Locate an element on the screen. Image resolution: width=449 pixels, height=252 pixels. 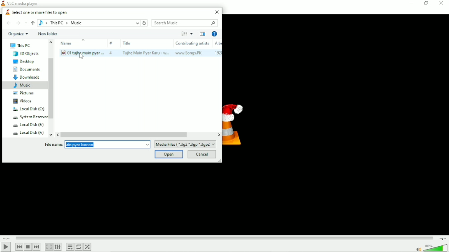
Location is located at coordinates (89, 23).